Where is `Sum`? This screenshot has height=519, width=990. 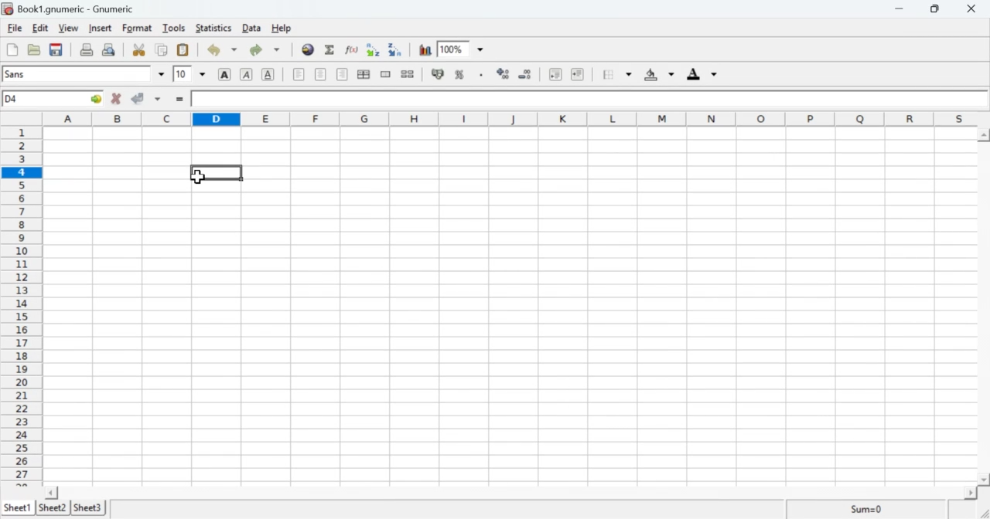 Sum is located at coordinates (331, 50).